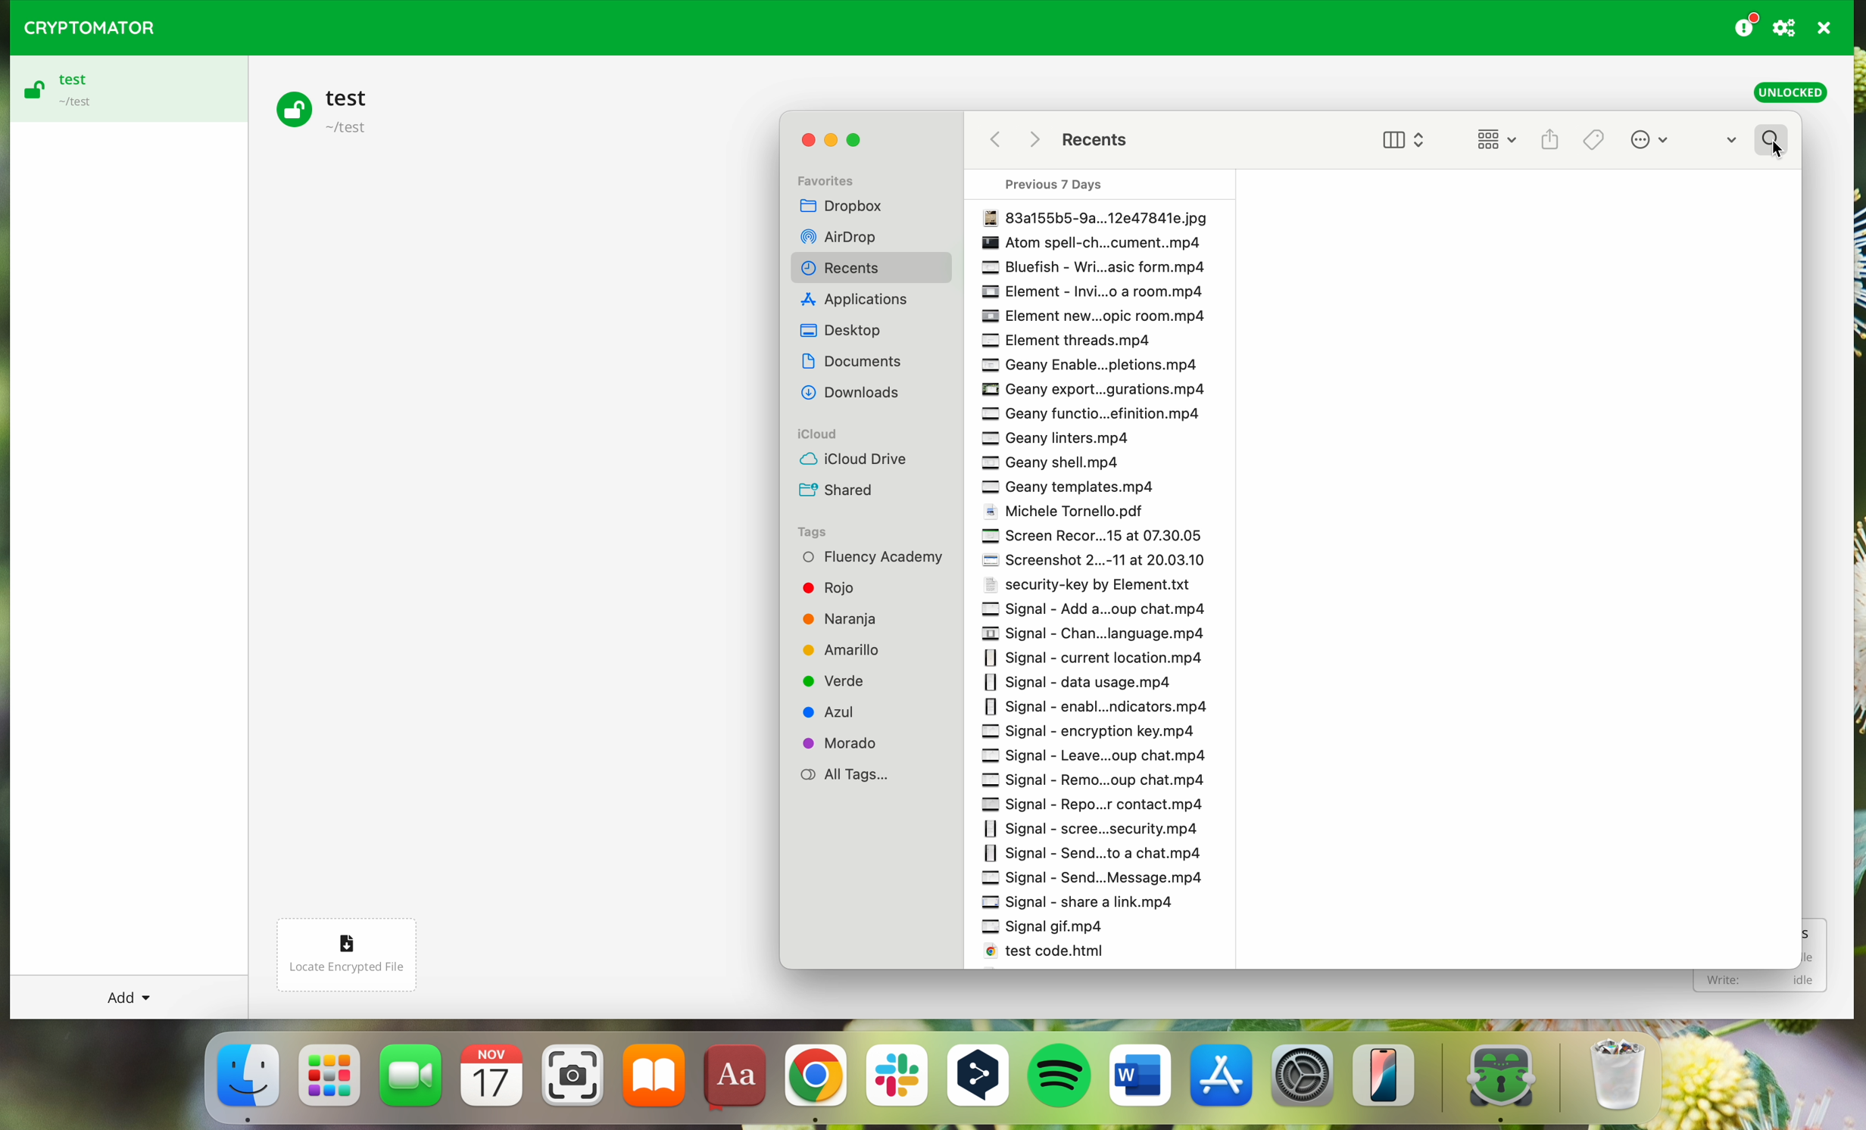 The image size is (1866, 1130). I want to click on CRYPTOMATOR LOGO, so click(83, 24).